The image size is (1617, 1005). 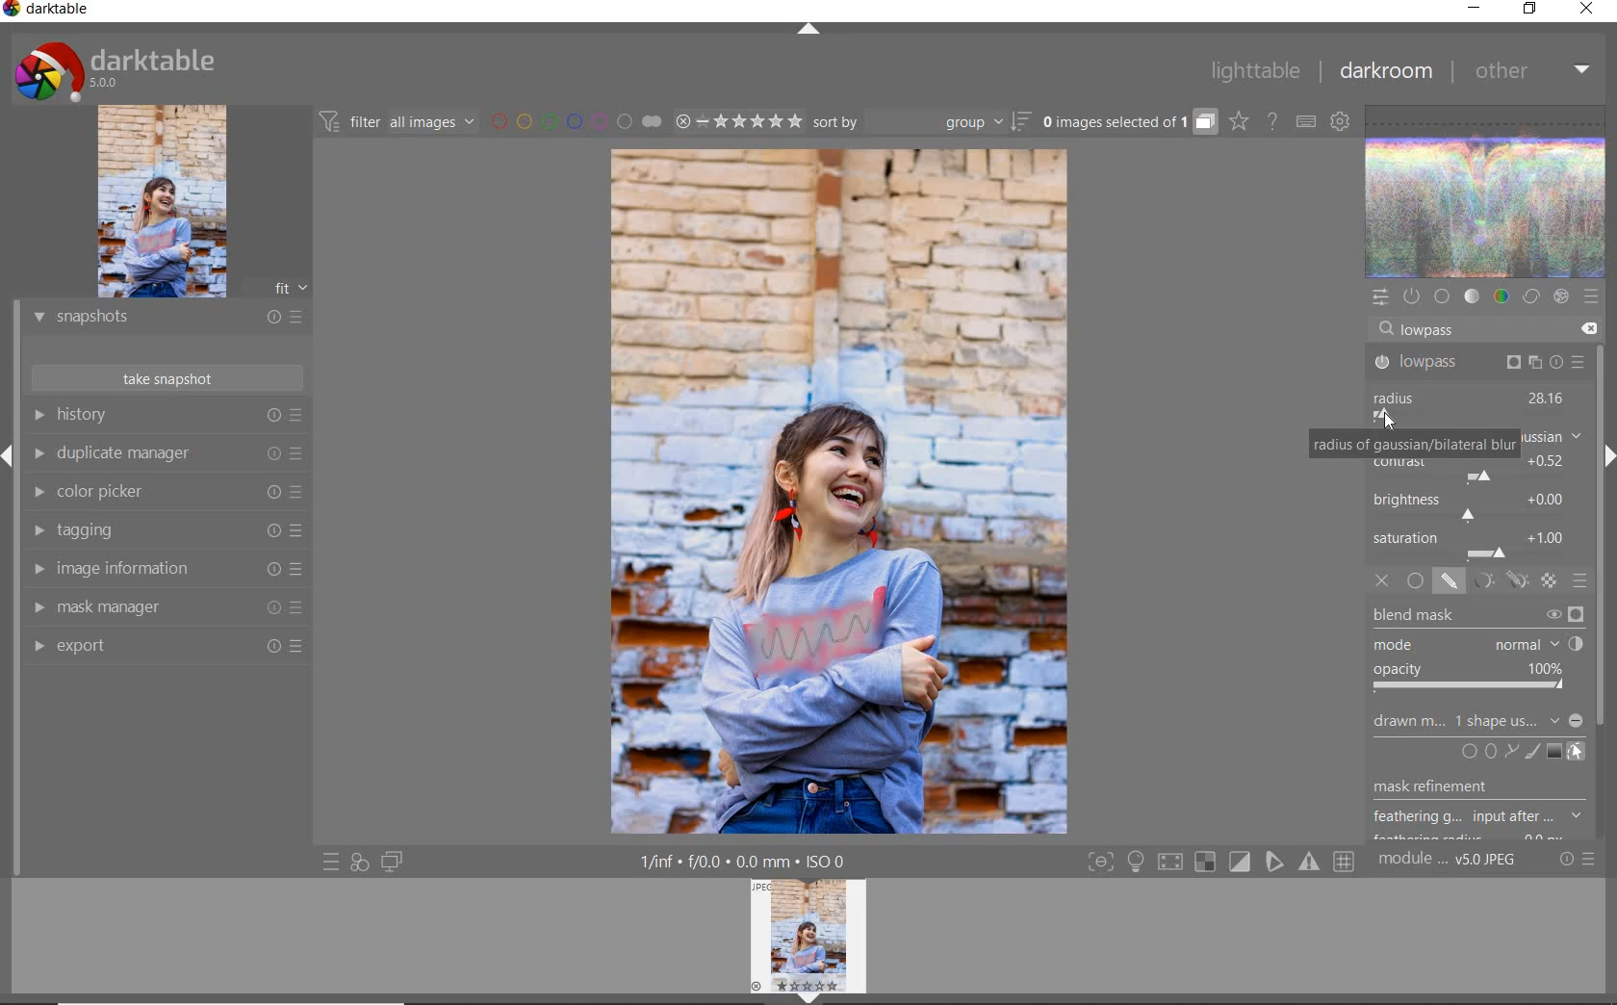 I want to click on sort, so click(x=922, y=124).